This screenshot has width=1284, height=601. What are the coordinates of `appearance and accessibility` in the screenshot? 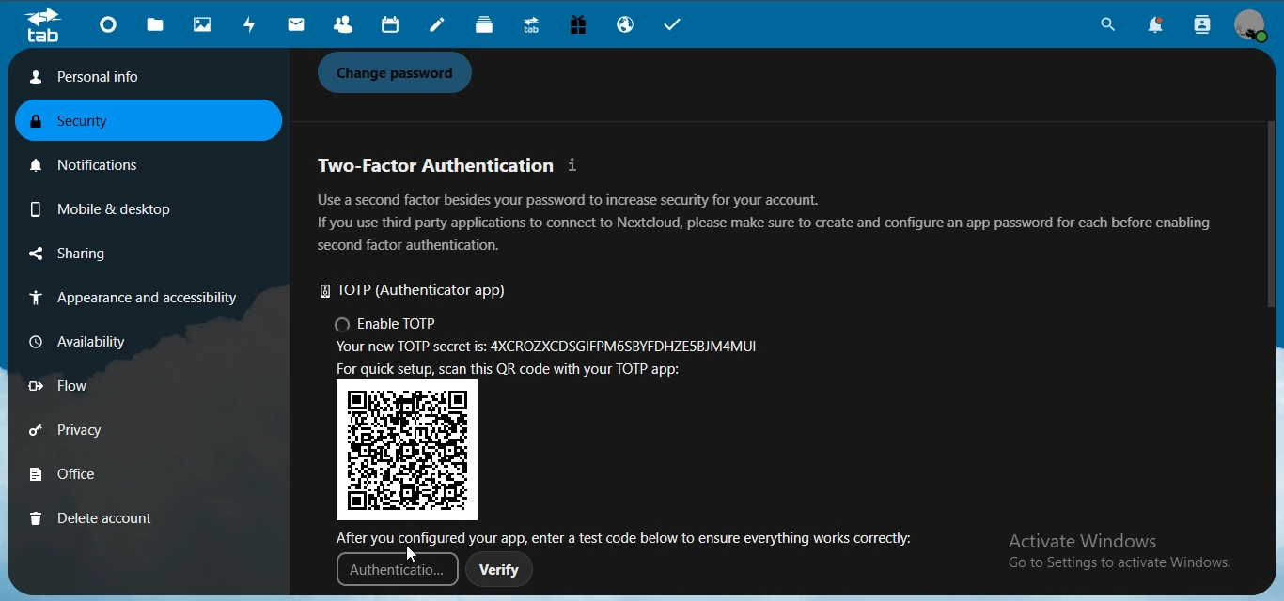 It's located at (130, 300).